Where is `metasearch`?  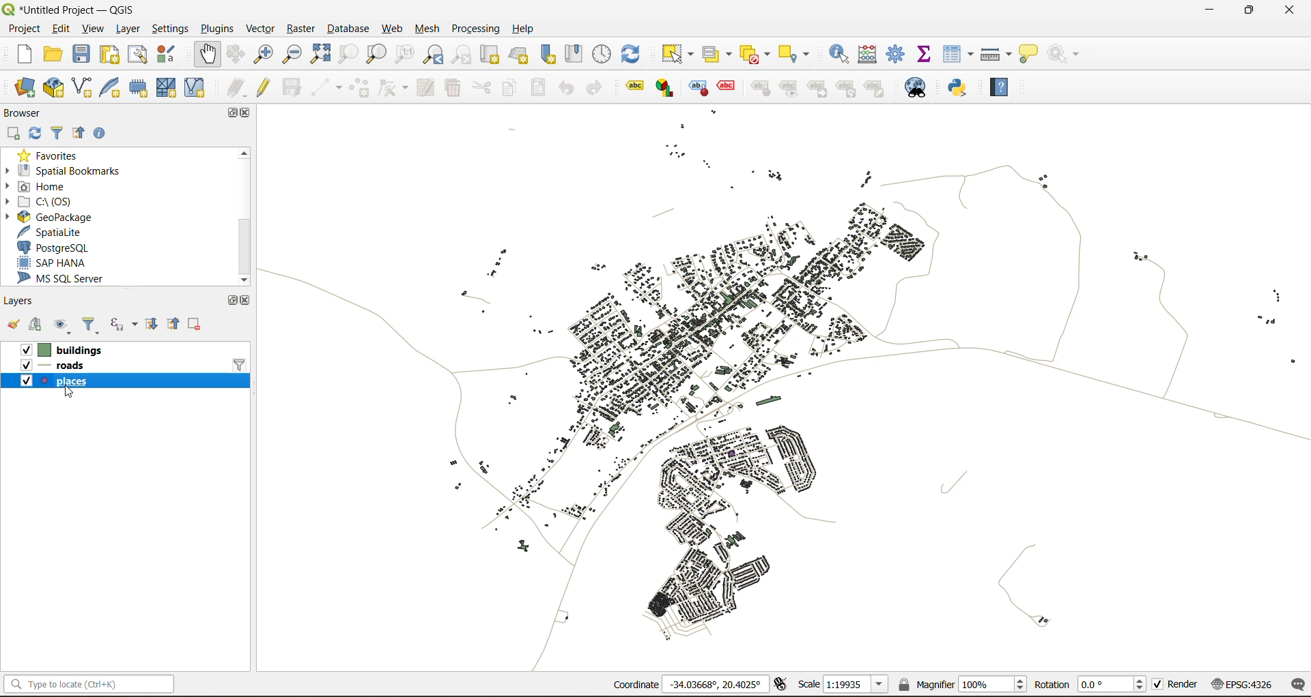 metasearch is located at coordinates (918, 89).